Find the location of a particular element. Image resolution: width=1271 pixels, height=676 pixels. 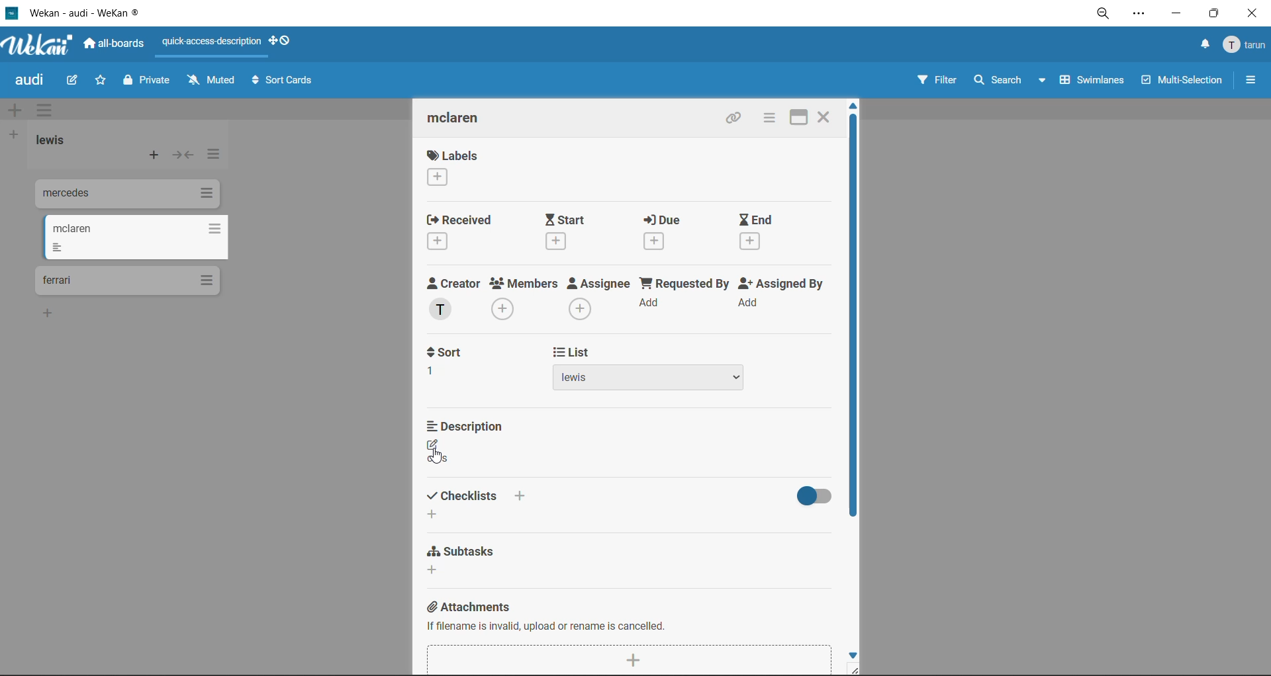

requested by is located at coordinates (684, 298).